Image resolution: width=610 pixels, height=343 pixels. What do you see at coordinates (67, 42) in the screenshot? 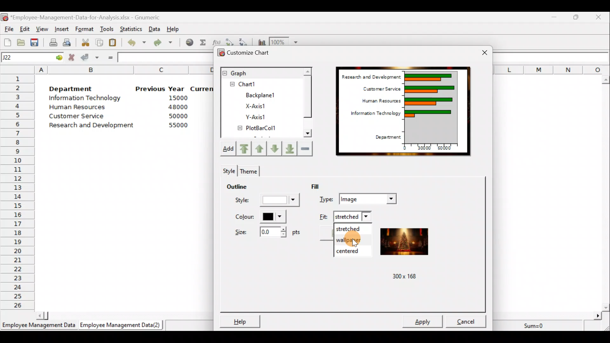
I see `Print preview` at bounding box center [67, 42].